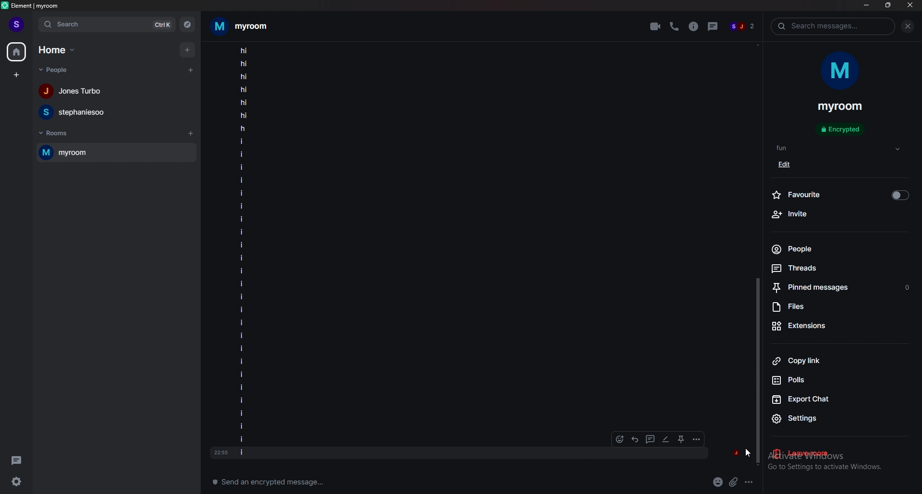 The height and width of the screenshot is (494, 922). Describe the element at coordinates (279, 249) in the screenshot. I see `hihihihihihihiiiiiiiiiiiiiiiiiiiiiiiii` at that location.